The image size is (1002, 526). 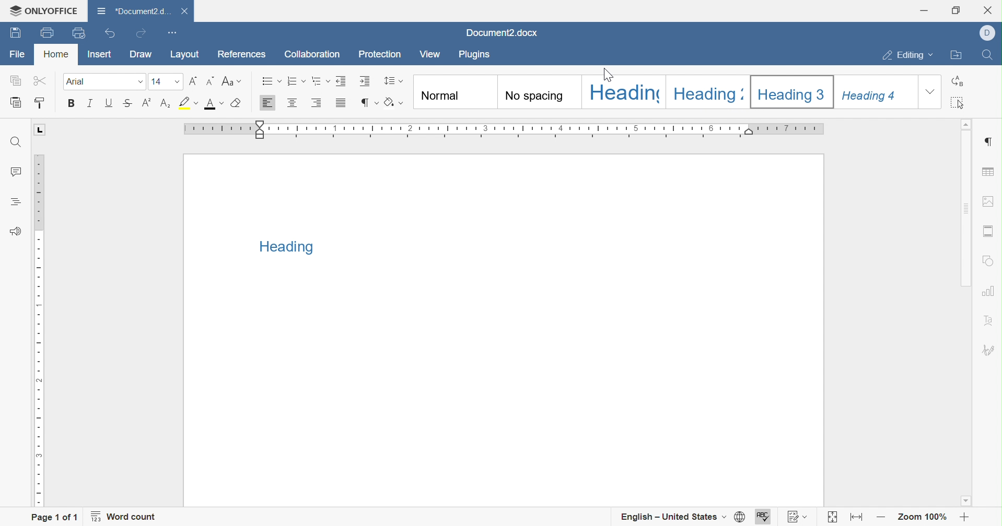 What do you see at coordinates (623, 92) in the screenshot?
I see `Heading` at bounding box center [623, 92].